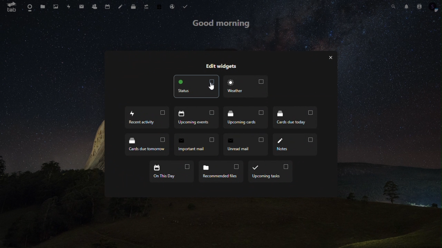 This screenshot has width=442, height=248. I want to click on cards due today, so click(296, 118).